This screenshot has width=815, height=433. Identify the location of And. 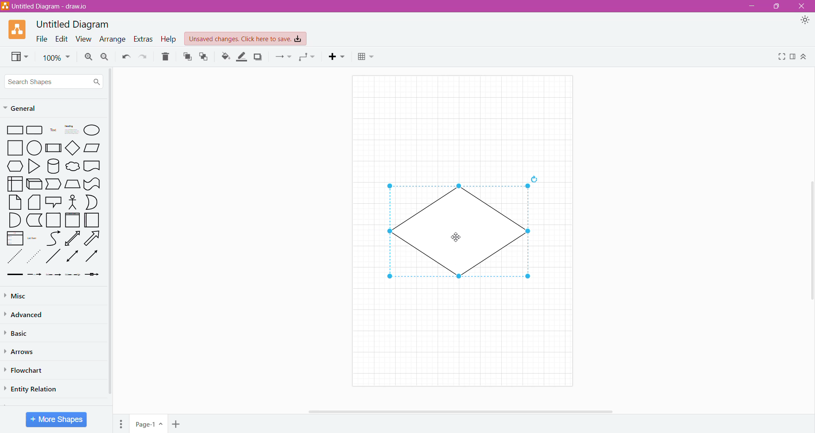
(14, 220).